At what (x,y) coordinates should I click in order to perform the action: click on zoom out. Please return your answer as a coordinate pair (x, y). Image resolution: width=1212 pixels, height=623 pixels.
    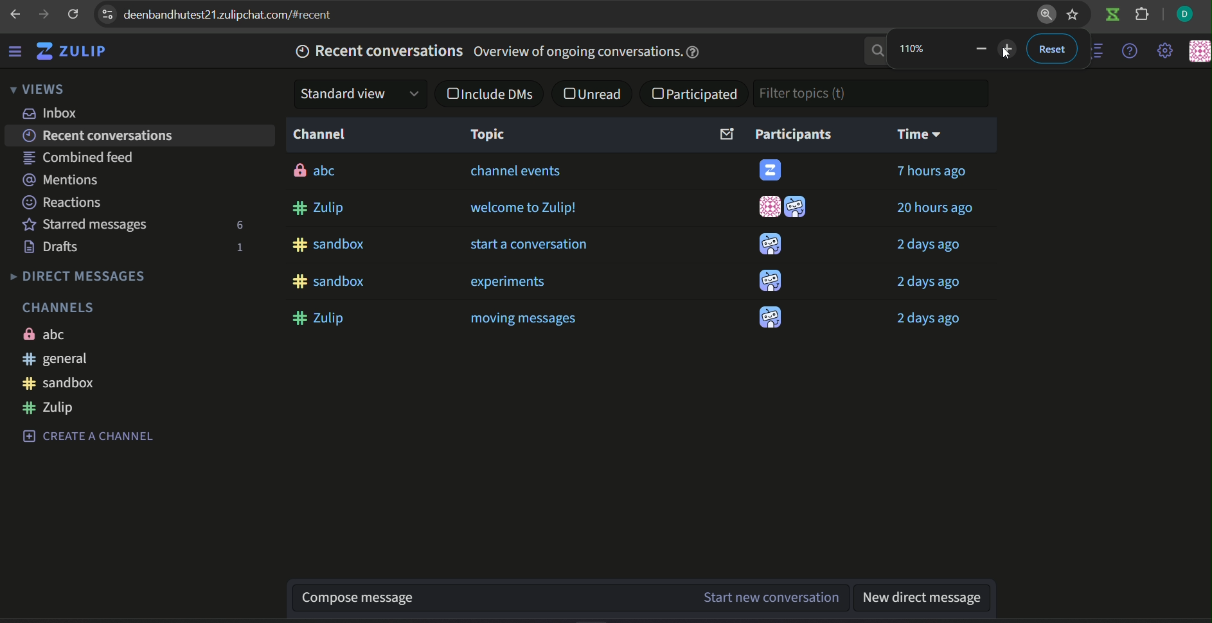
    Looking at the image, I should click on (1010, 49).